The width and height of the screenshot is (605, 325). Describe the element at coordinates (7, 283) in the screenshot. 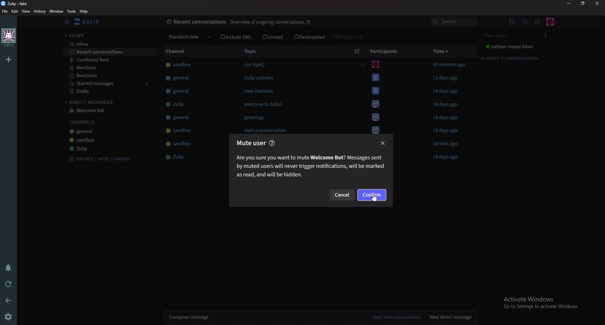

I see `Reload` at that location.